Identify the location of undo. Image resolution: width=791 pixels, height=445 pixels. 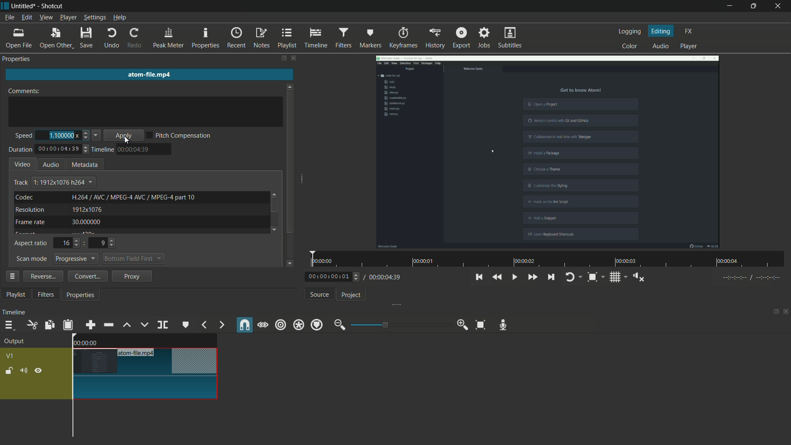
(110, 38).